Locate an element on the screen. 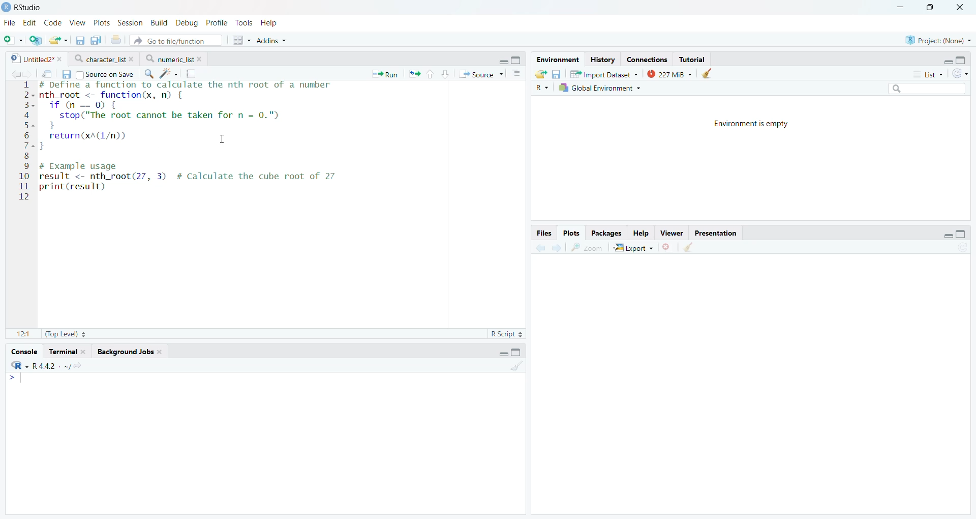  Help is located at coordinates (271, 23).